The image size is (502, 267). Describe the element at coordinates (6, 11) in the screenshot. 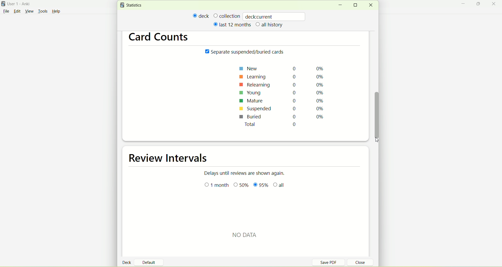

I see `File ` at that location.